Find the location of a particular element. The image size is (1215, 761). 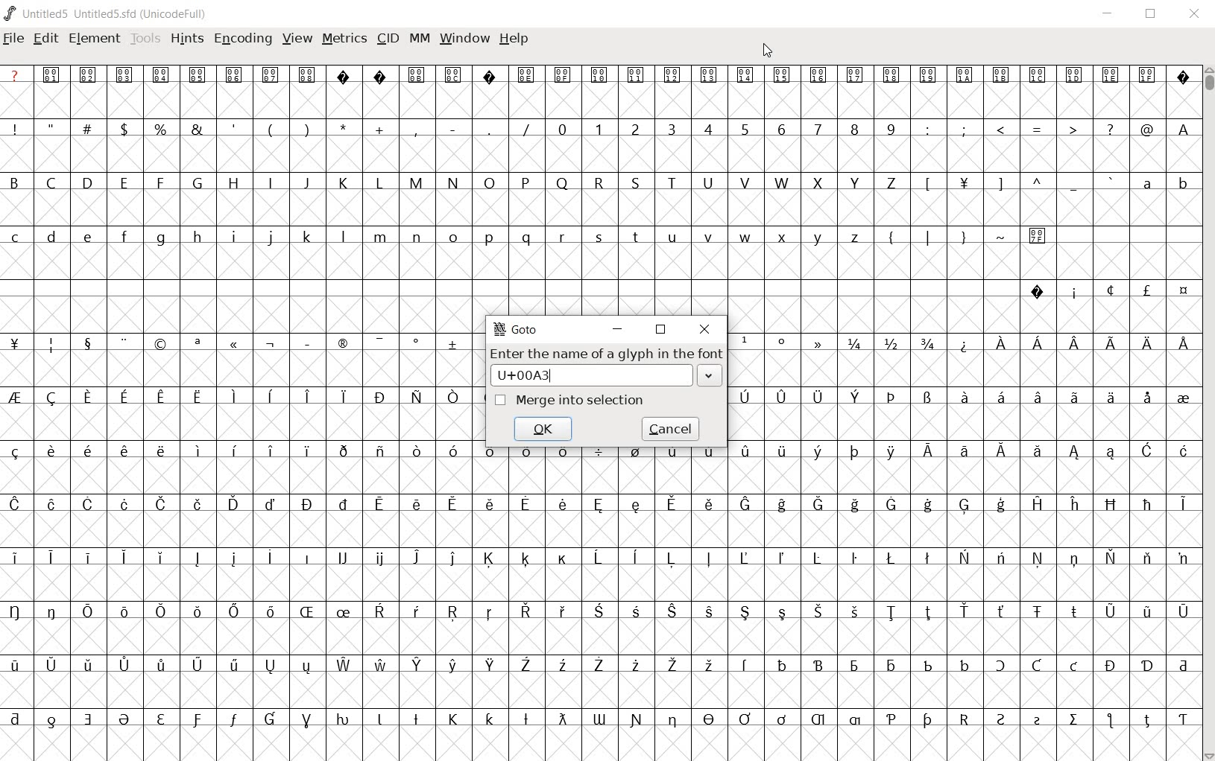

q is located at coordinates (524, 238).